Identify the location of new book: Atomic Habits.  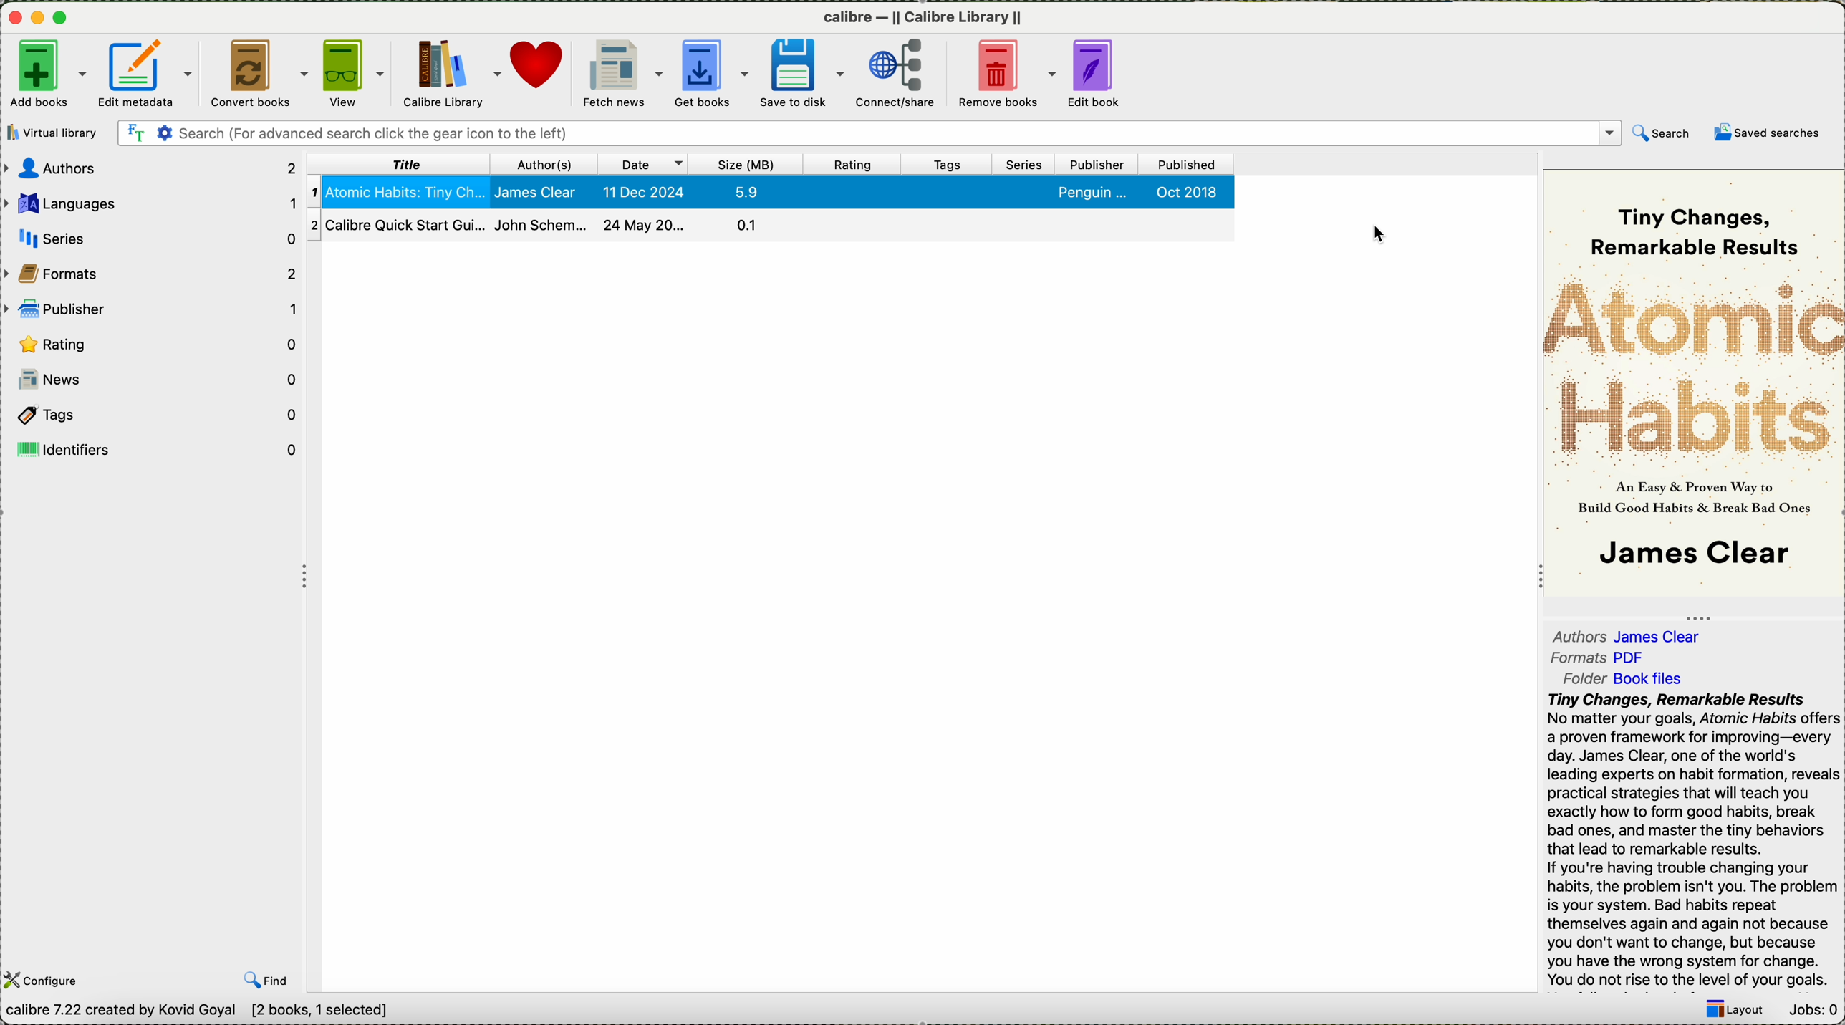
(771, 192).